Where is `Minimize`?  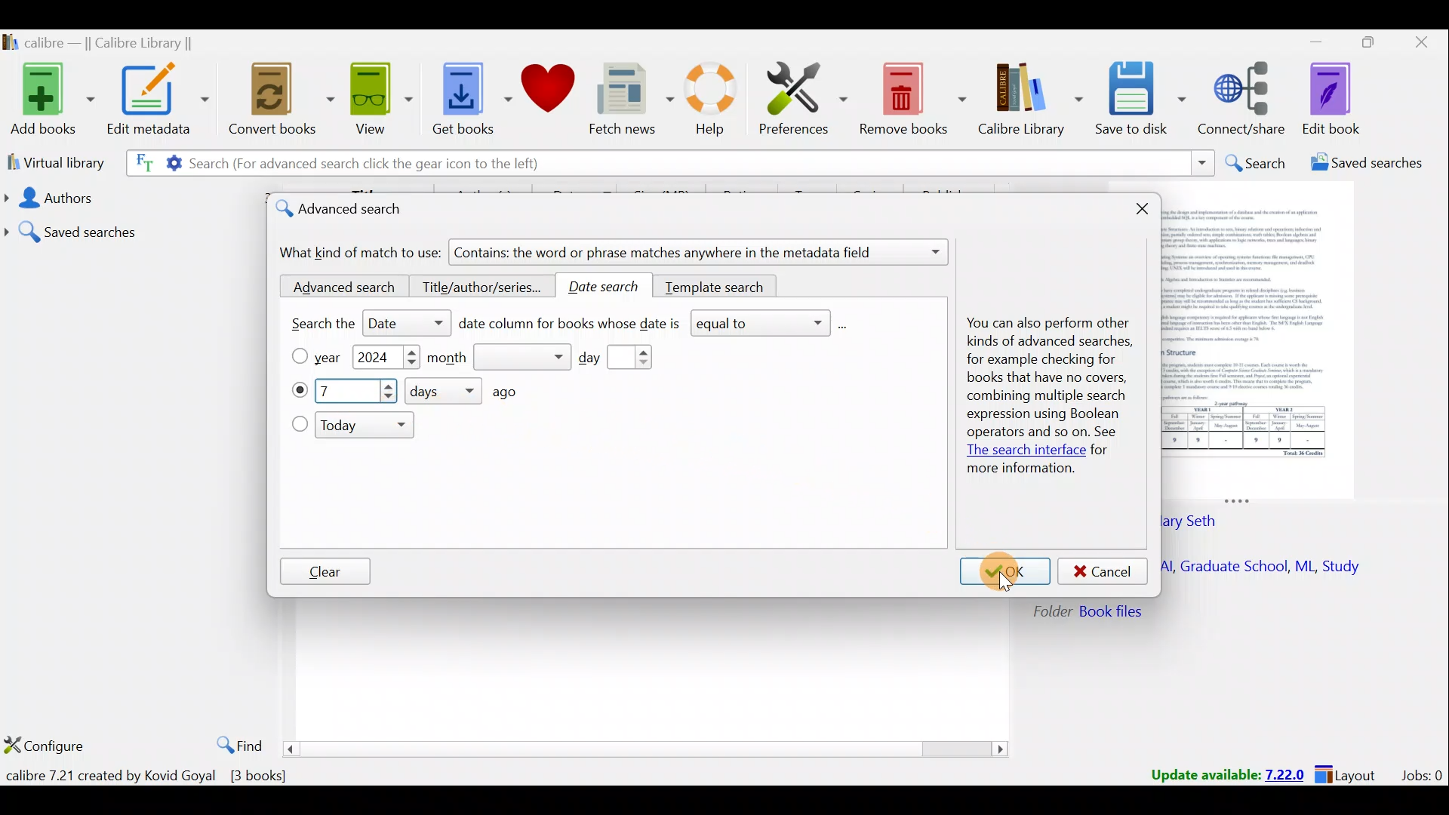 Minimize is located at coordinates (1308, 42).